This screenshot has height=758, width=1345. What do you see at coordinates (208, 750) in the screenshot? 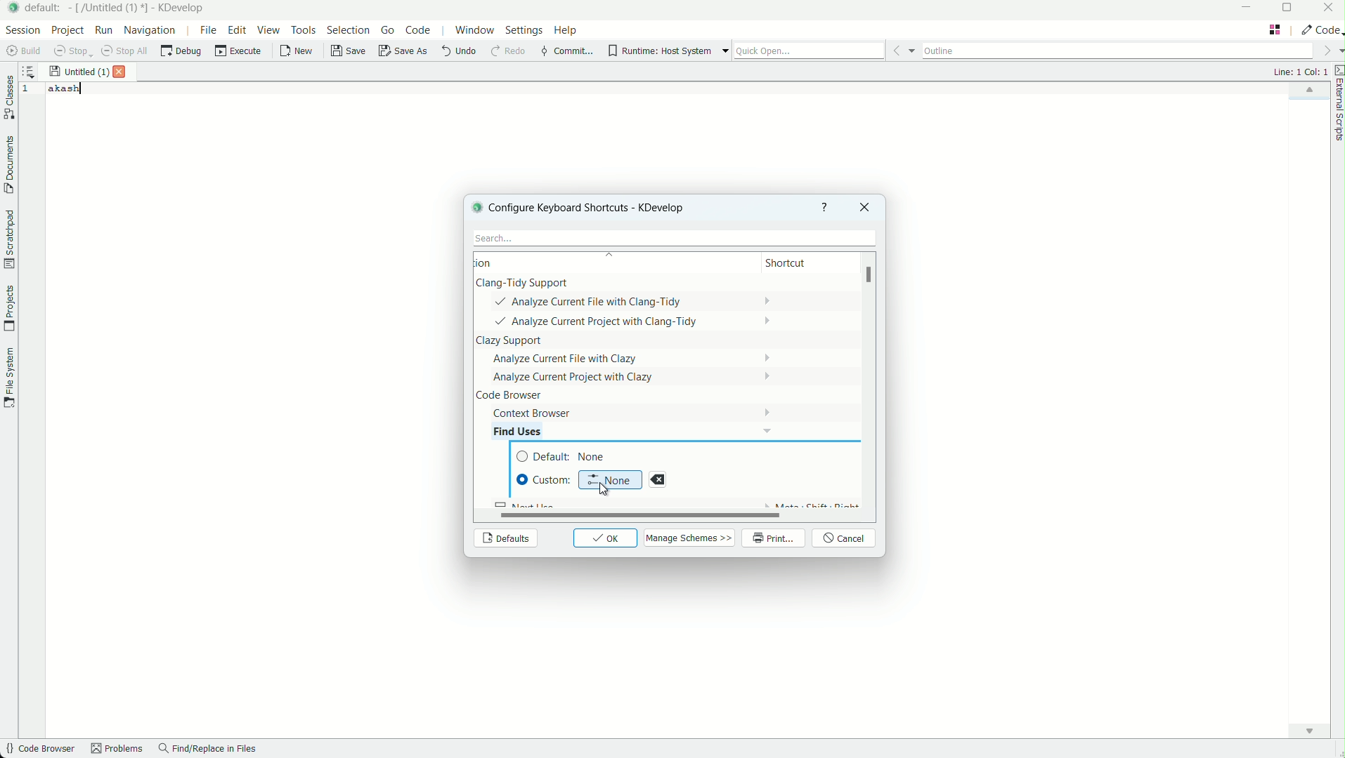
I see `find/replace in files` at bounding box center [208, 750].